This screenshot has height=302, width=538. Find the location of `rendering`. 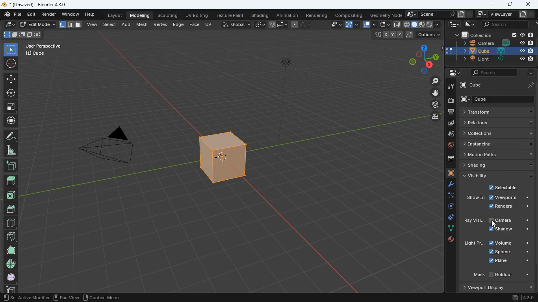

rendering is located at coordinates (317, 15).